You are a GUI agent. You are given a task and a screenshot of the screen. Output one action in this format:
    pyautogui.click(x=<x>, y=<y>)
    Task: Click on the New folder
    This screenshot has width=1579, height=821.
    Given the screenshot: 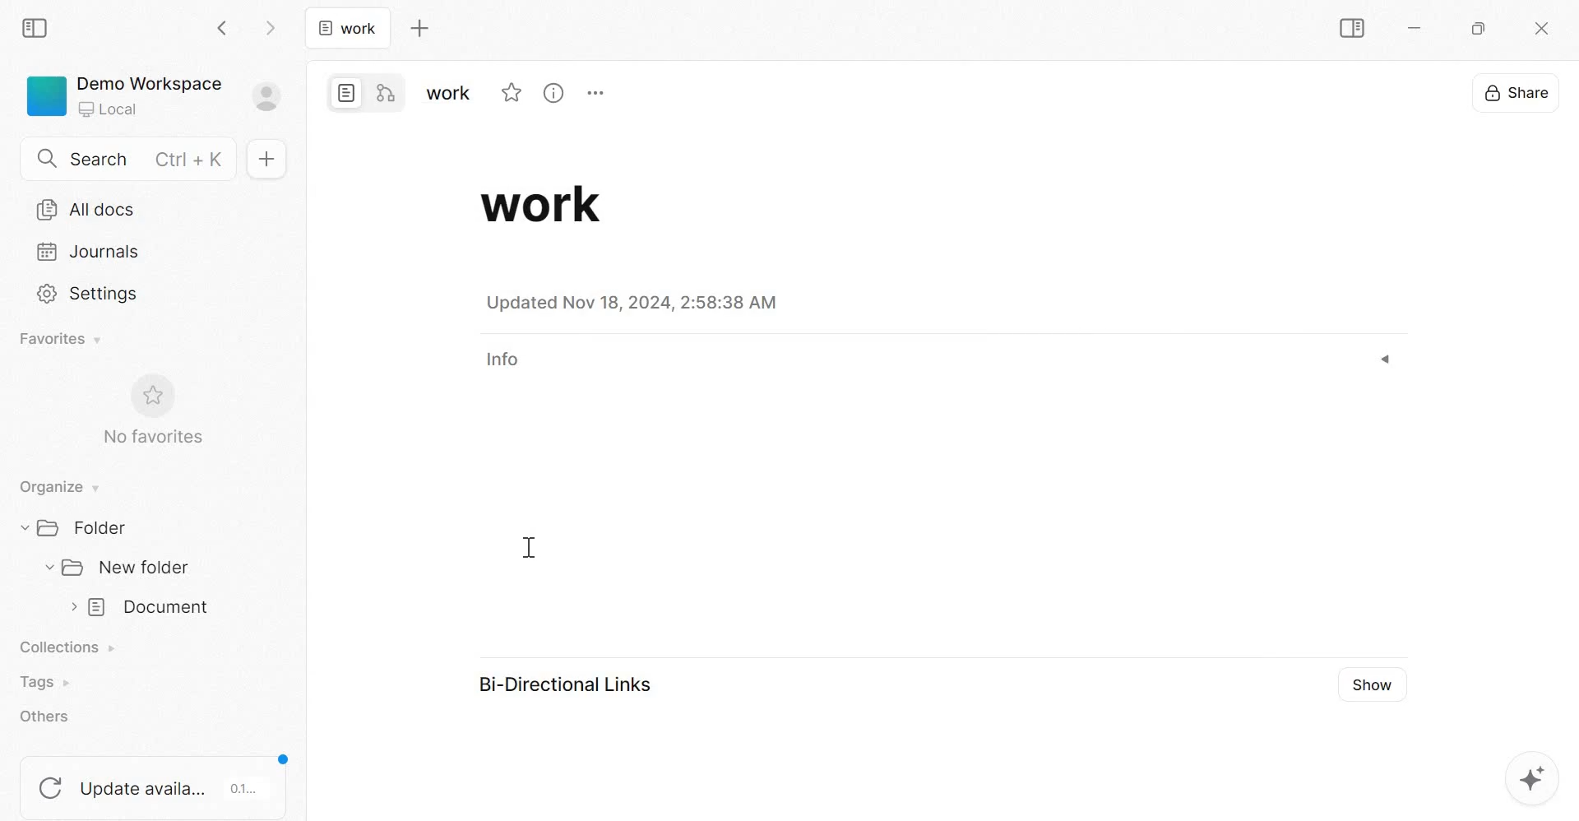 What is the action you would take?
    pyautogui.click(x=118, y=568)
    